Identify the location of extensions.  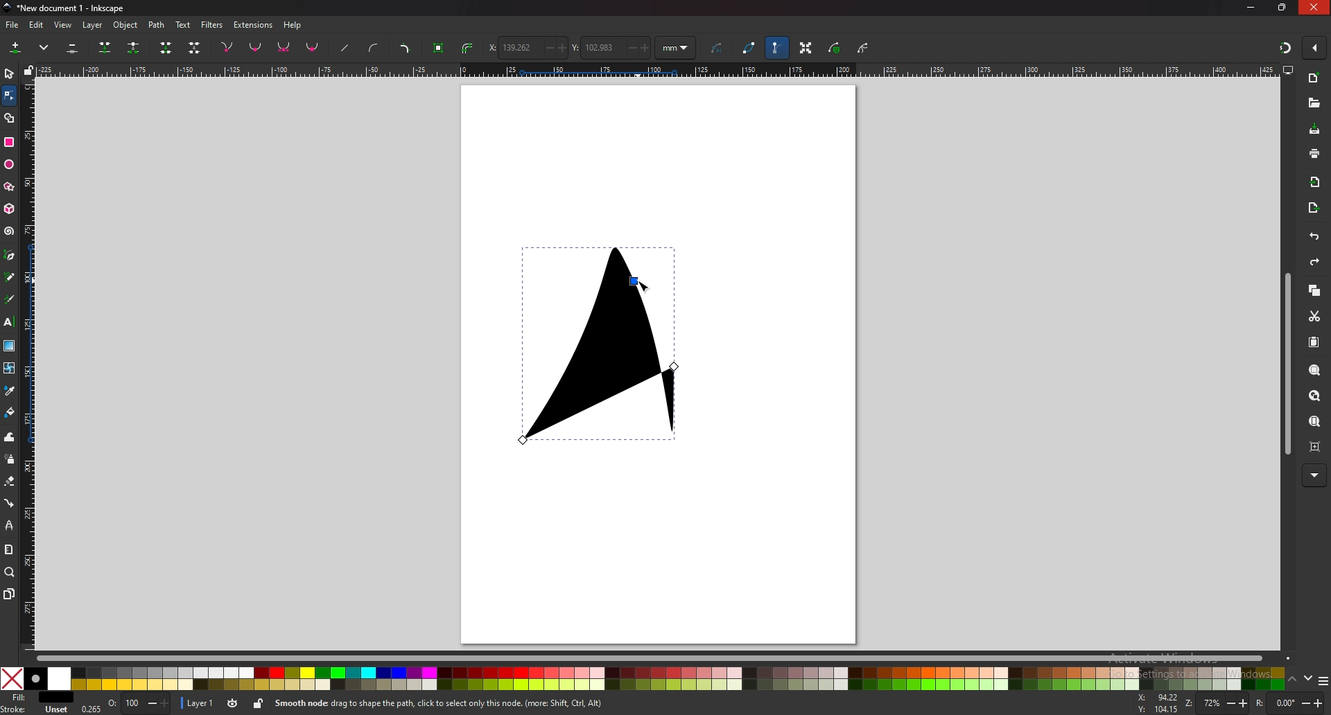
(254, 26).